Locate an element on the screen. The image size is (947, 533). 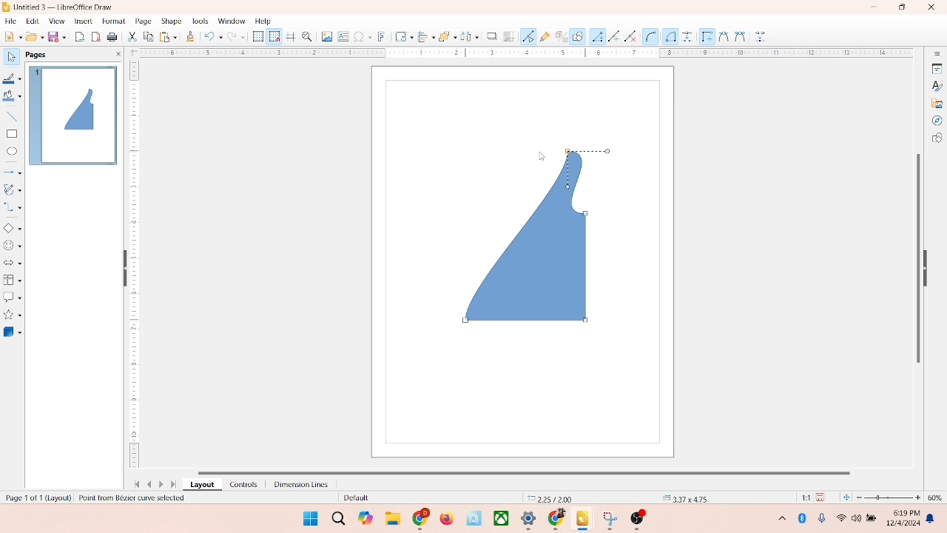
Combine tool is located at coordinates (739, 36).